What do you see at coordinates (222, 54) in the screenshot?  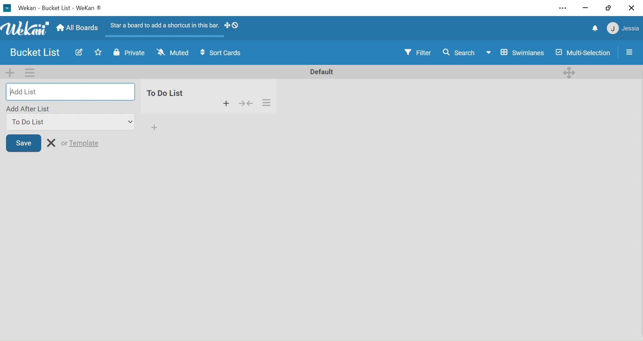 I see `Sort cards` at bounding box center [222, 54].